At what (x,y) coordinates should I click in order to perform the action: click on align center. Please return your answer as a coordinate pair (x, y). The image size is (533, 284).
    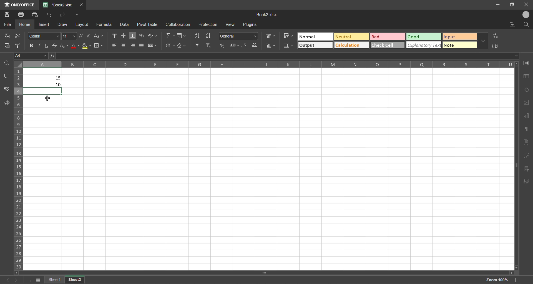
    Looking at the image, I should click on (124, 46).